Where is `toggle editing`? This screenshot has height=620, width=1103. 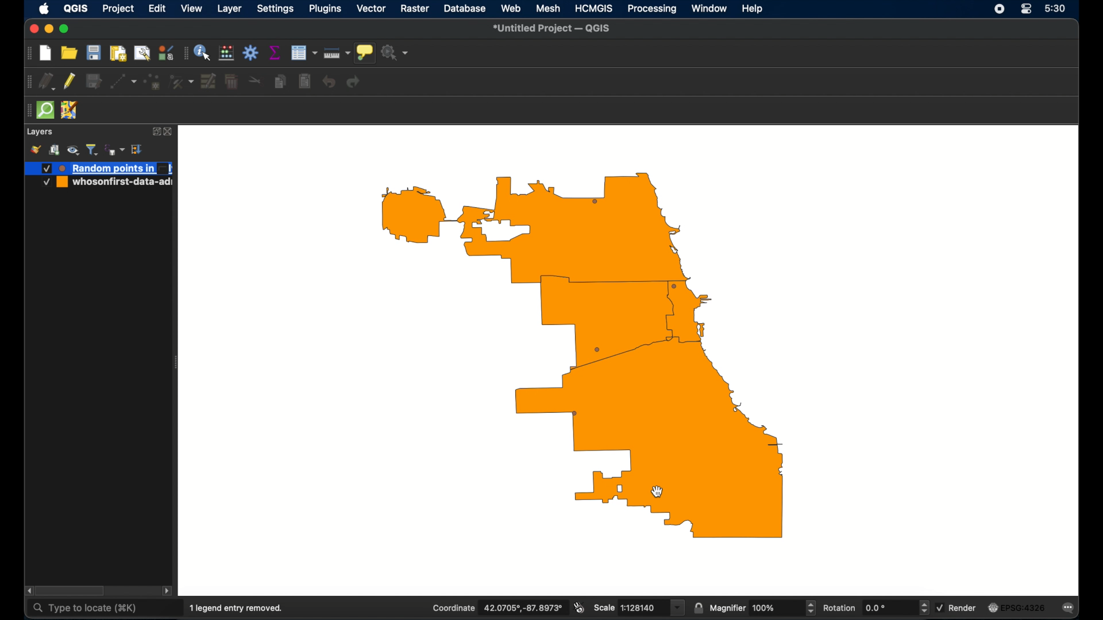 toggle editing is located at coordinates (70, 82).